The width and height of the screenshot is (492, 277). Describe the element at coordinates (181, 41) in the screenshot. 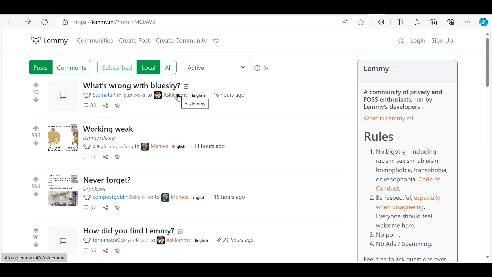

I see `Create Community` at that location.